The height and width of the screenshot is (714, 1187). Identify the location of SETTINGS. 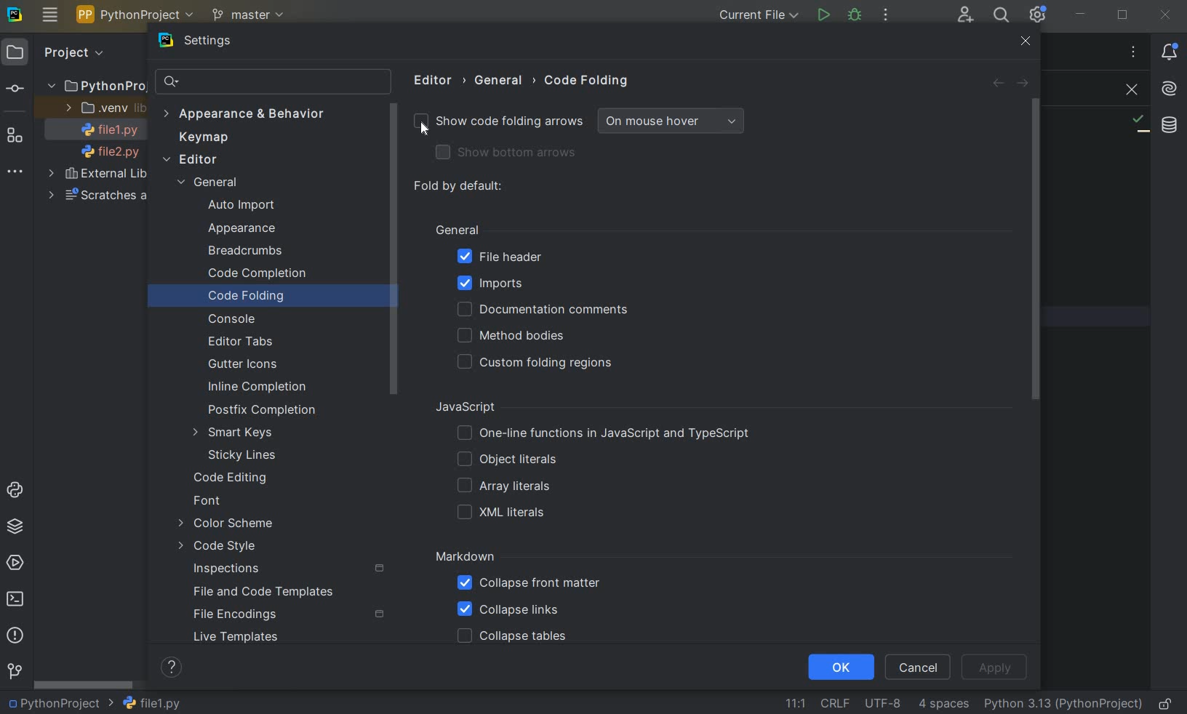
(215, 42).